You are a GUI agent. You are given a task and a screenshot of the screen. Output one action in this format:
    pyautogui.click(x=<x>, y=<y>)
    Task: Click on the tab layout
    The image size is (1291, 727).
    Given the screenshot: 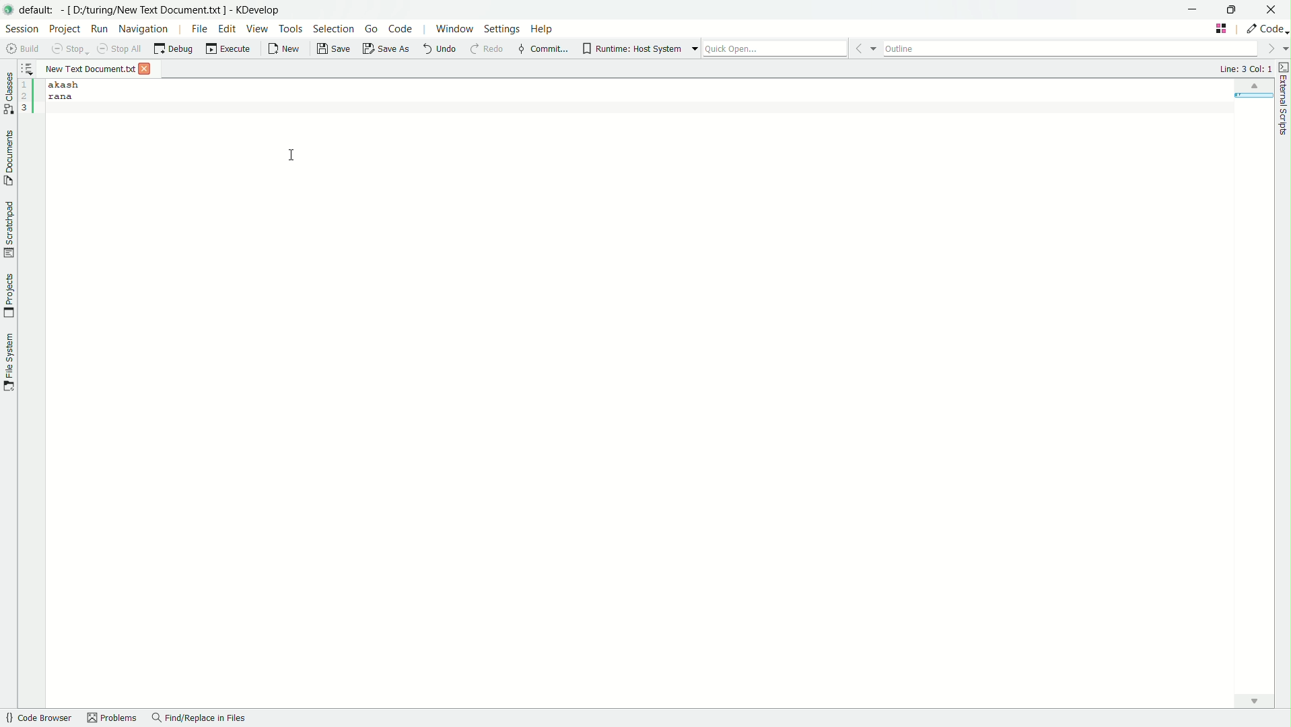 What is the action you would take?
    pyautogui.click(x=1222, y=28)
    